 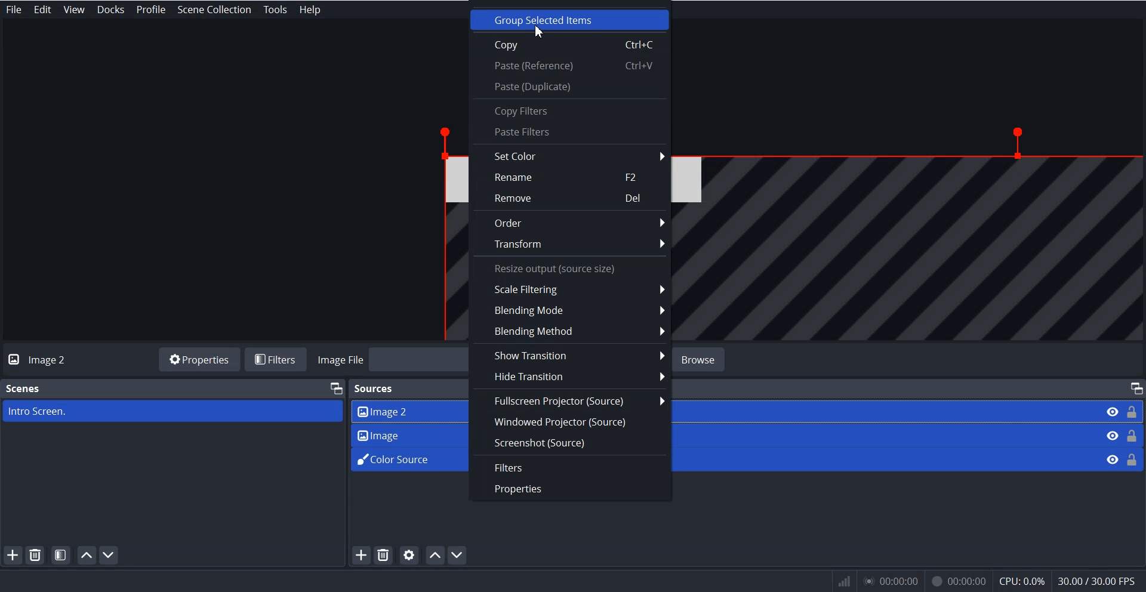 I want to click on Windowed Properties, so click(x=570, y=423).